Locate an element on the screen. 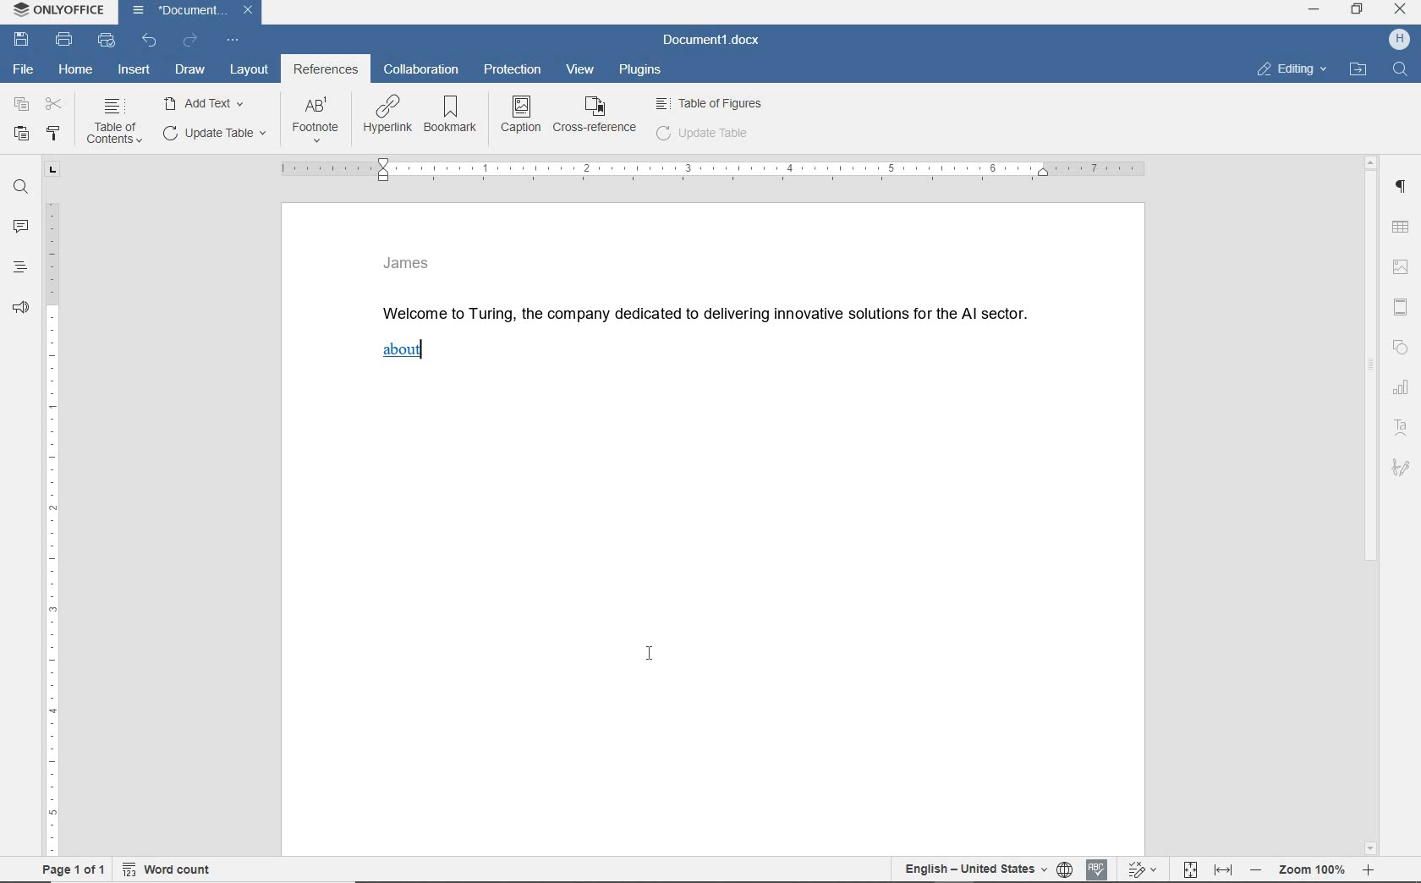  zoom in is located at coordinates (1374, 871).